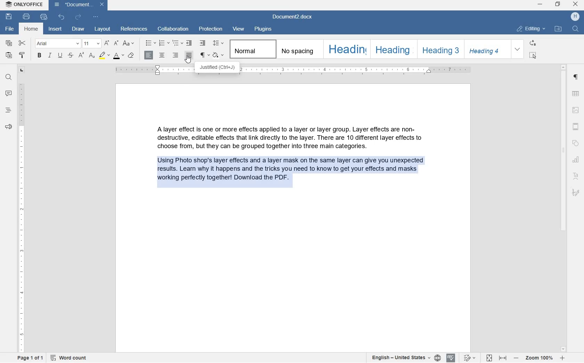  I want to click on CHART, so click(576, 160).